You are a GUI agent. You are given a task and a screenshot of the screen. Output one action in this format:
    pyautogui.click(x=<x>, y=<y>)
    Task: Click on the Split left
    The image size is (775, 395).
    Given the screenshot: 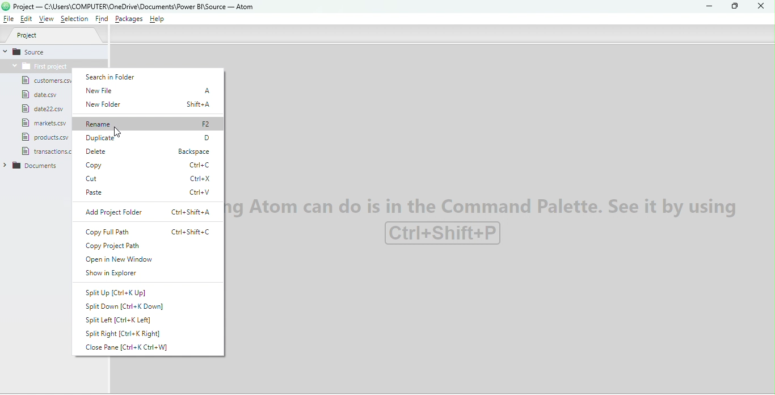 What is the action you would take?
    pyautogui.click(x=123, y=320)
    